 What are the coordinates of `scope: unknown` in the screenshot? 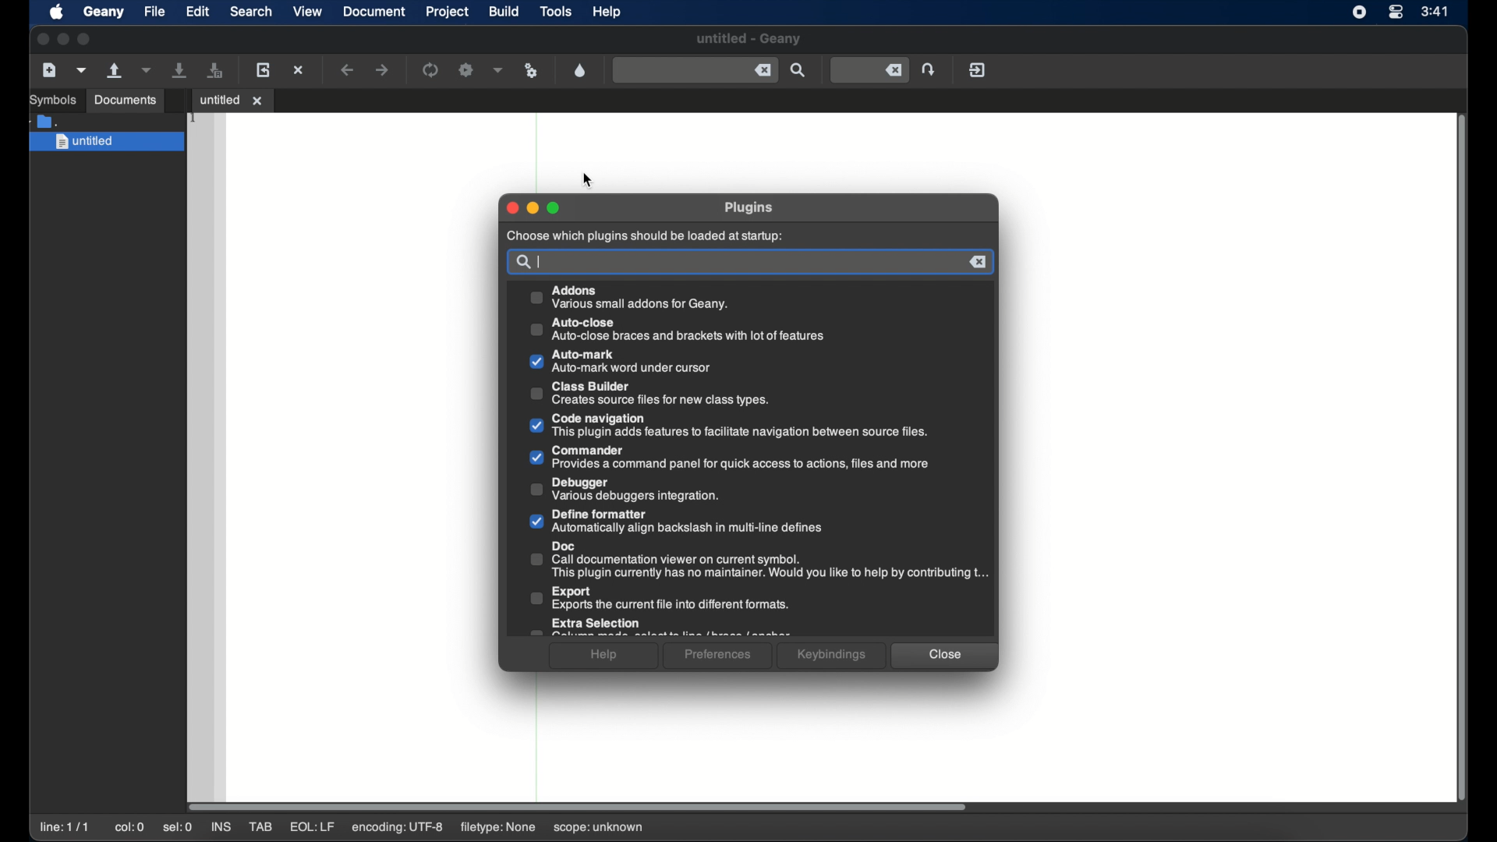 It's located at (599, 828).